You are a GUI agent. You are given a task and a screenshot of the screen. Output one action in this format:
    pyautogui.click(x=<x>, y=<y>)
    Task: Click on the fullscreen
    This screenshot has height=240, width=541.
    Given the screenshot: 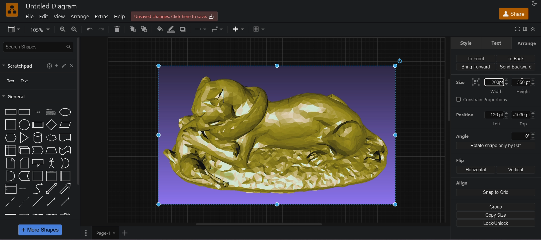 What is the action you would take?
    pyautogui.click(x=517, y=29)
    